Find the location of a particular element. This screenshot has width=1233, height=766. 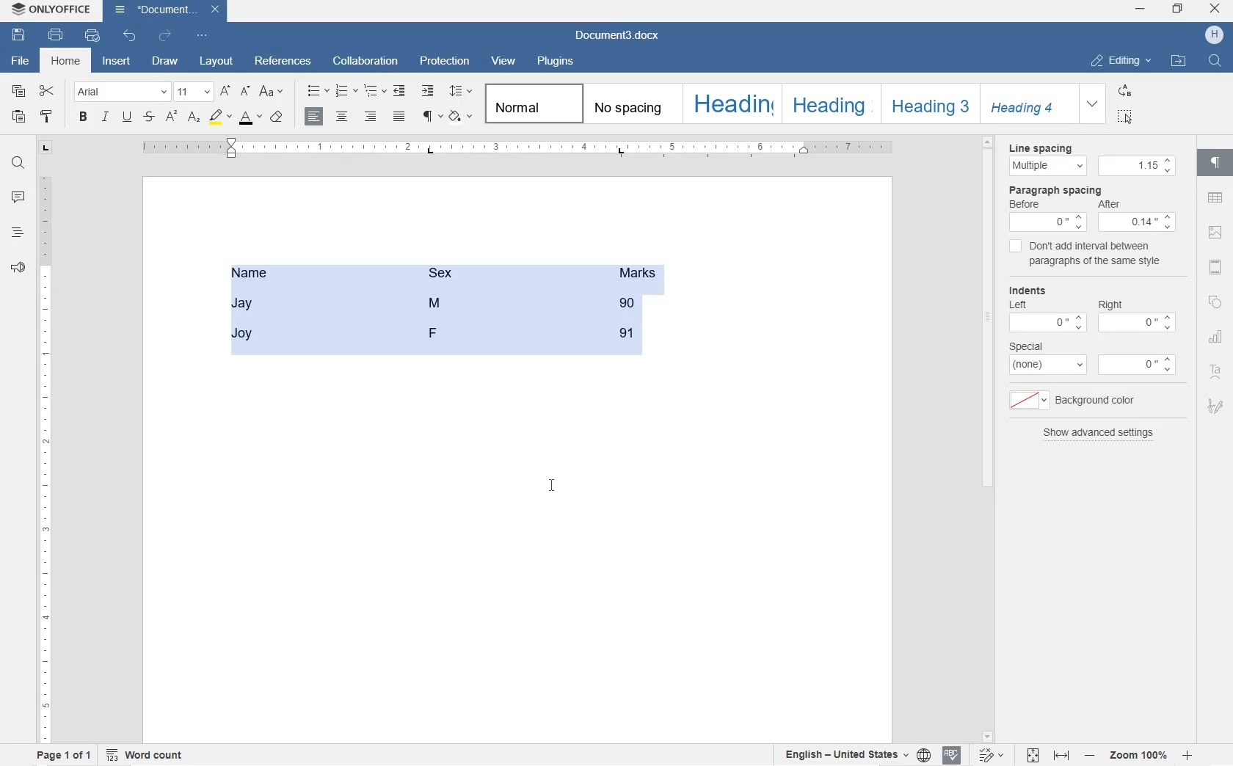

RULER is located at coordinates (523, 149).